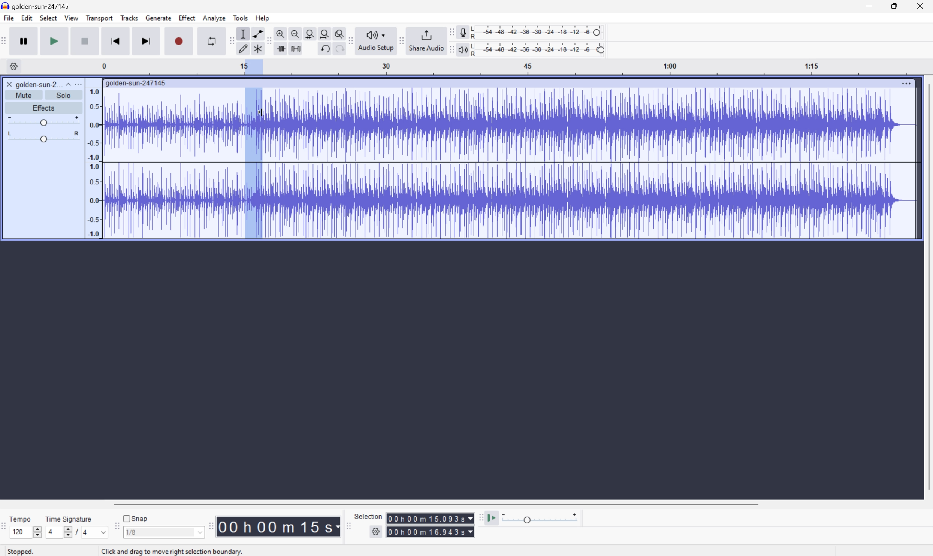 The width and height of the screenshot is (933, 556). Describe the element at coordinates (242, 34) in the screenshot. I see `Selection tool` at that location.